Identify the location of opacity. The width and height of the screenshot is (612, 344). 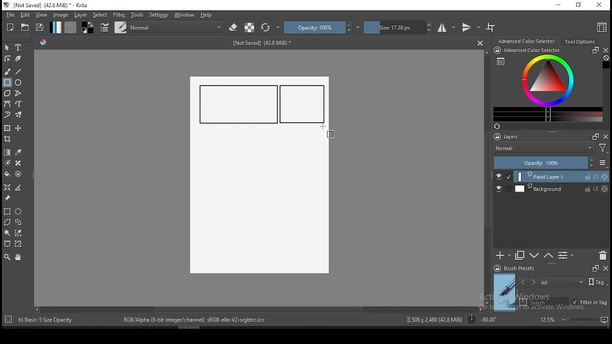
(550, 163).